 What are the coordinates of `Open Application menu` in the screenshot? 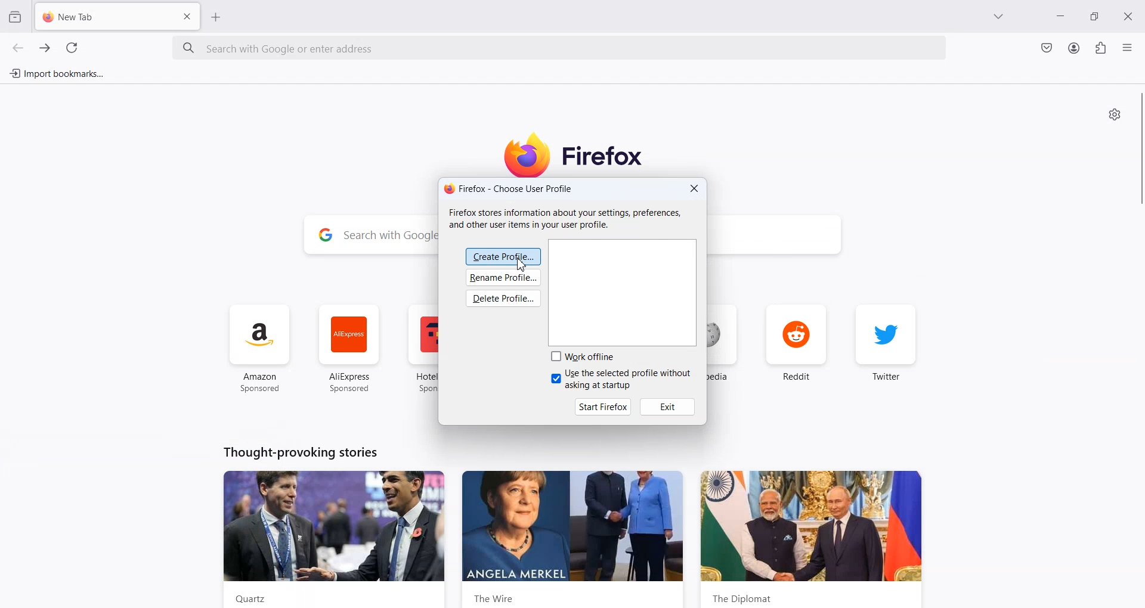 It's located at (1128, 47).